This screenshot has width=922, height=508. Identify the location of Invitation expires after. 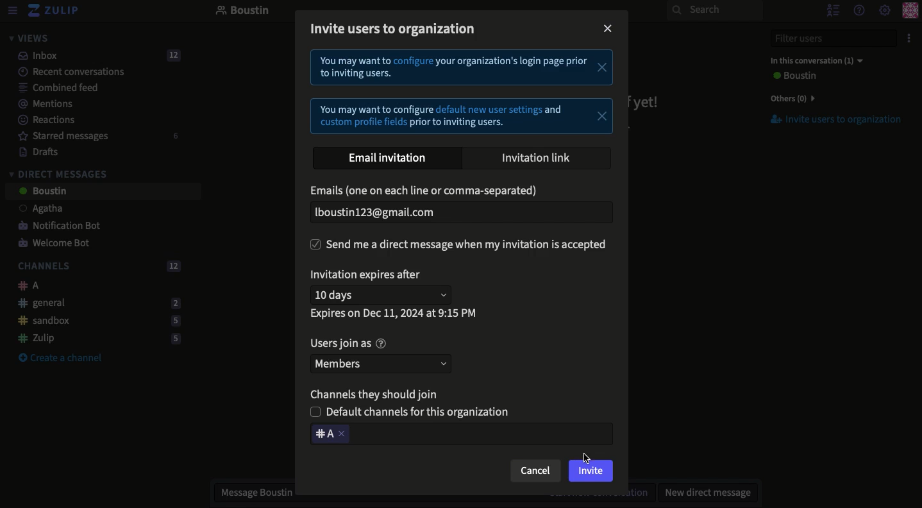
(369, 276).